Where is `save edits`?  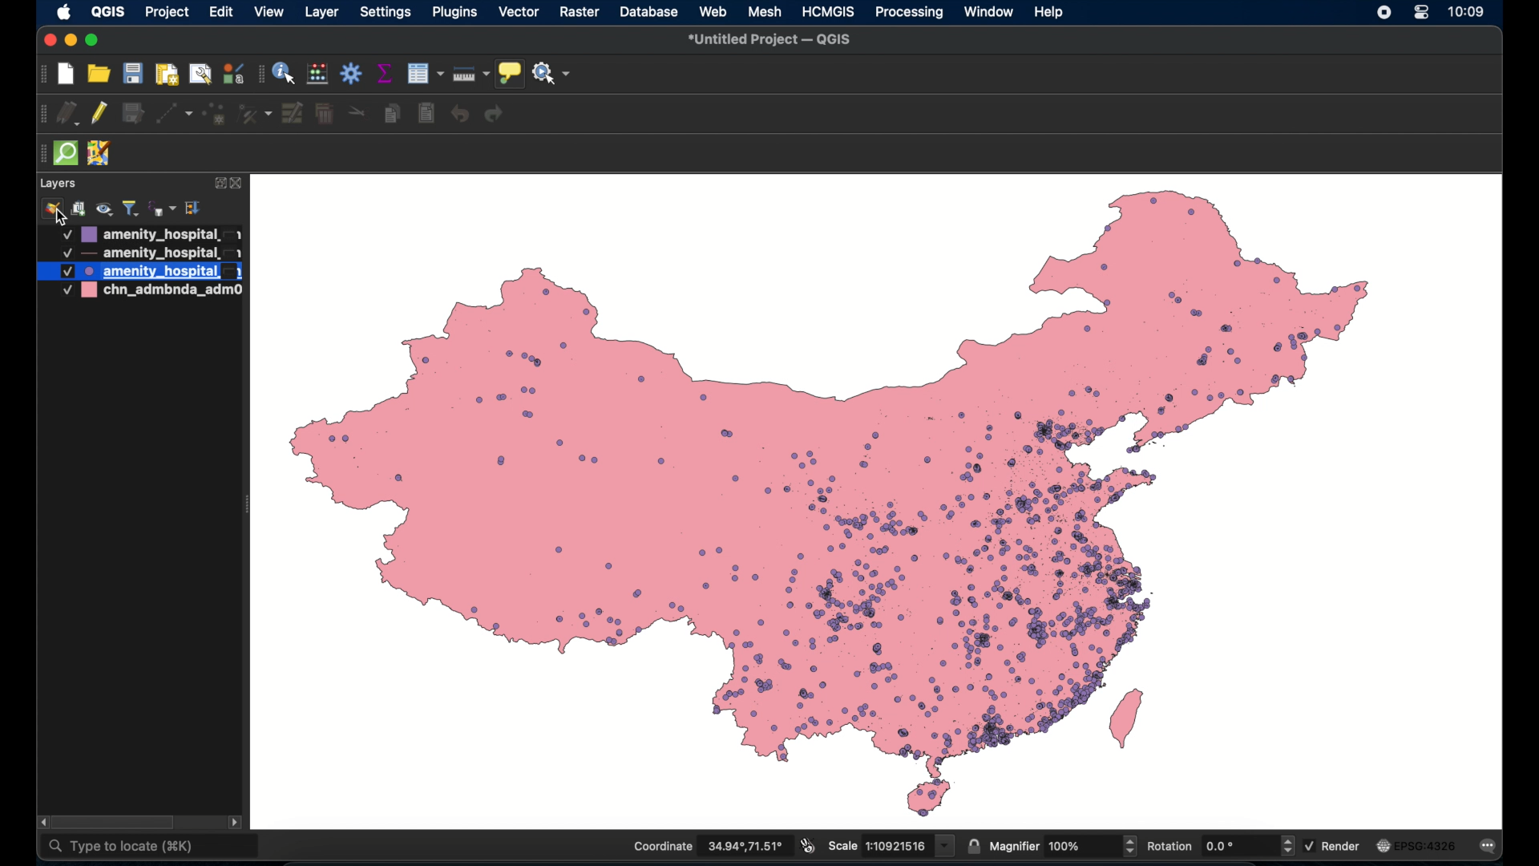 save edits is located at coordinates (135, 114).